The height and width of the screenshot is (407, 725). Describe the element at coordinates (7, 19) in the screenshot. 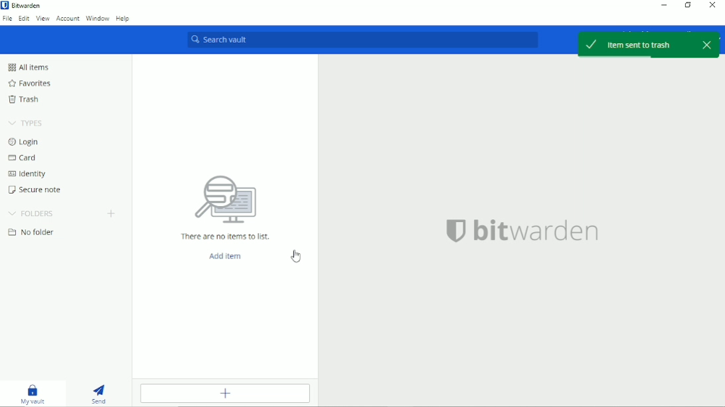

I see `File` at that location.